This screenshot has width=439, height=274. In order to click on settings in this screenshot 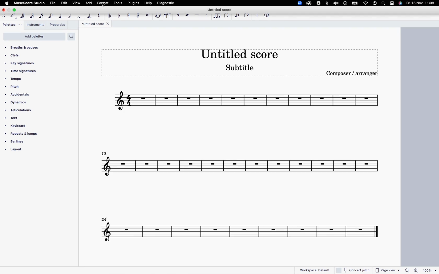, I will do `click(267, 16)`.